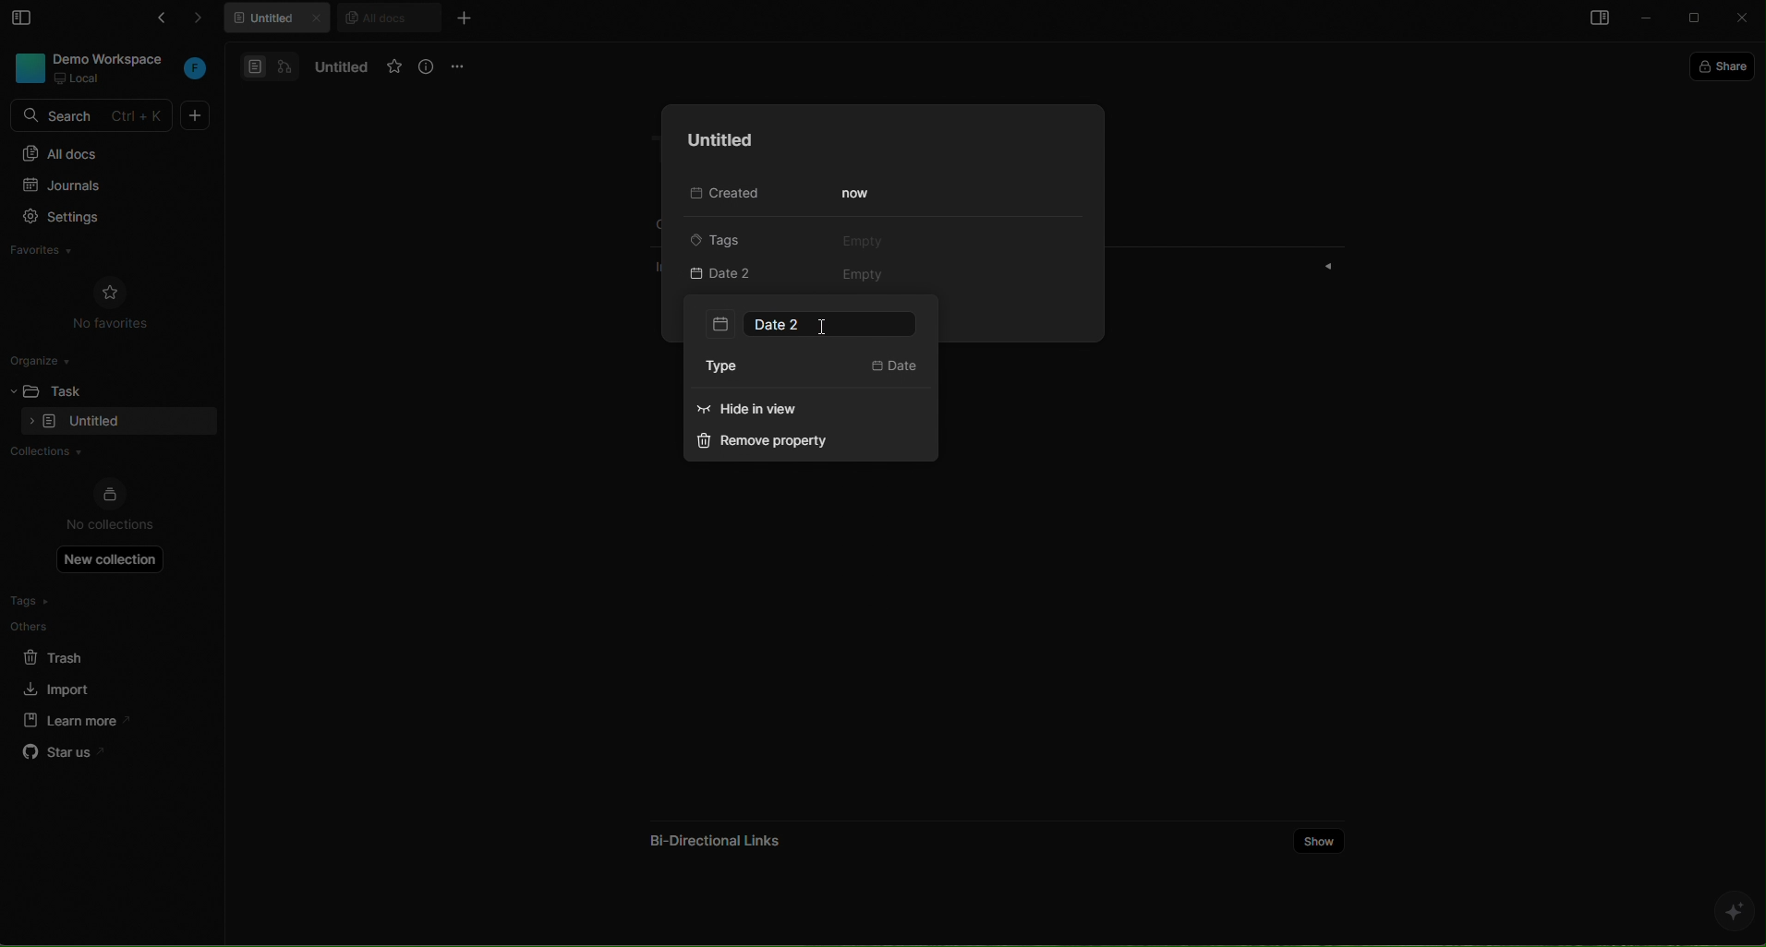 This screenshot has height=947, width=1766. I want to click on show, so click(1320, 839).